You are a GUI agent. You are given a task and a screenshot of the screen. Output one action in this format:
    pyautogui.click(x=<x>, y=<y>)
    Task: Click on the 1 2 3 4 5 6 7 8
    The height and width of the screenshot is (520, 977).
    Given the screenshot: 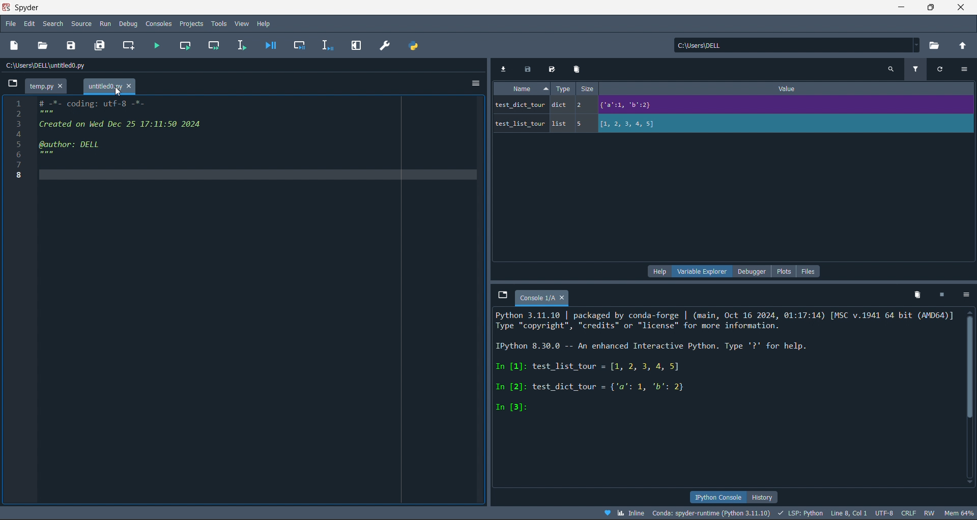 What is the action you would take?
    pyautogui.click(x=13, y=137)
    